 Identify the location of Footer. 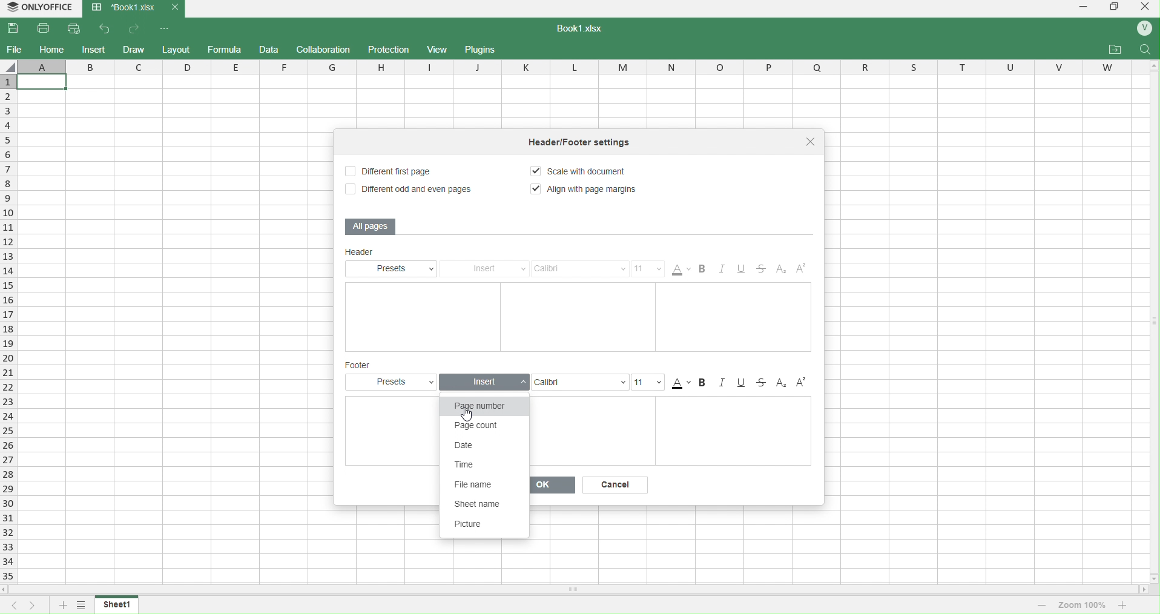
(360, 365).